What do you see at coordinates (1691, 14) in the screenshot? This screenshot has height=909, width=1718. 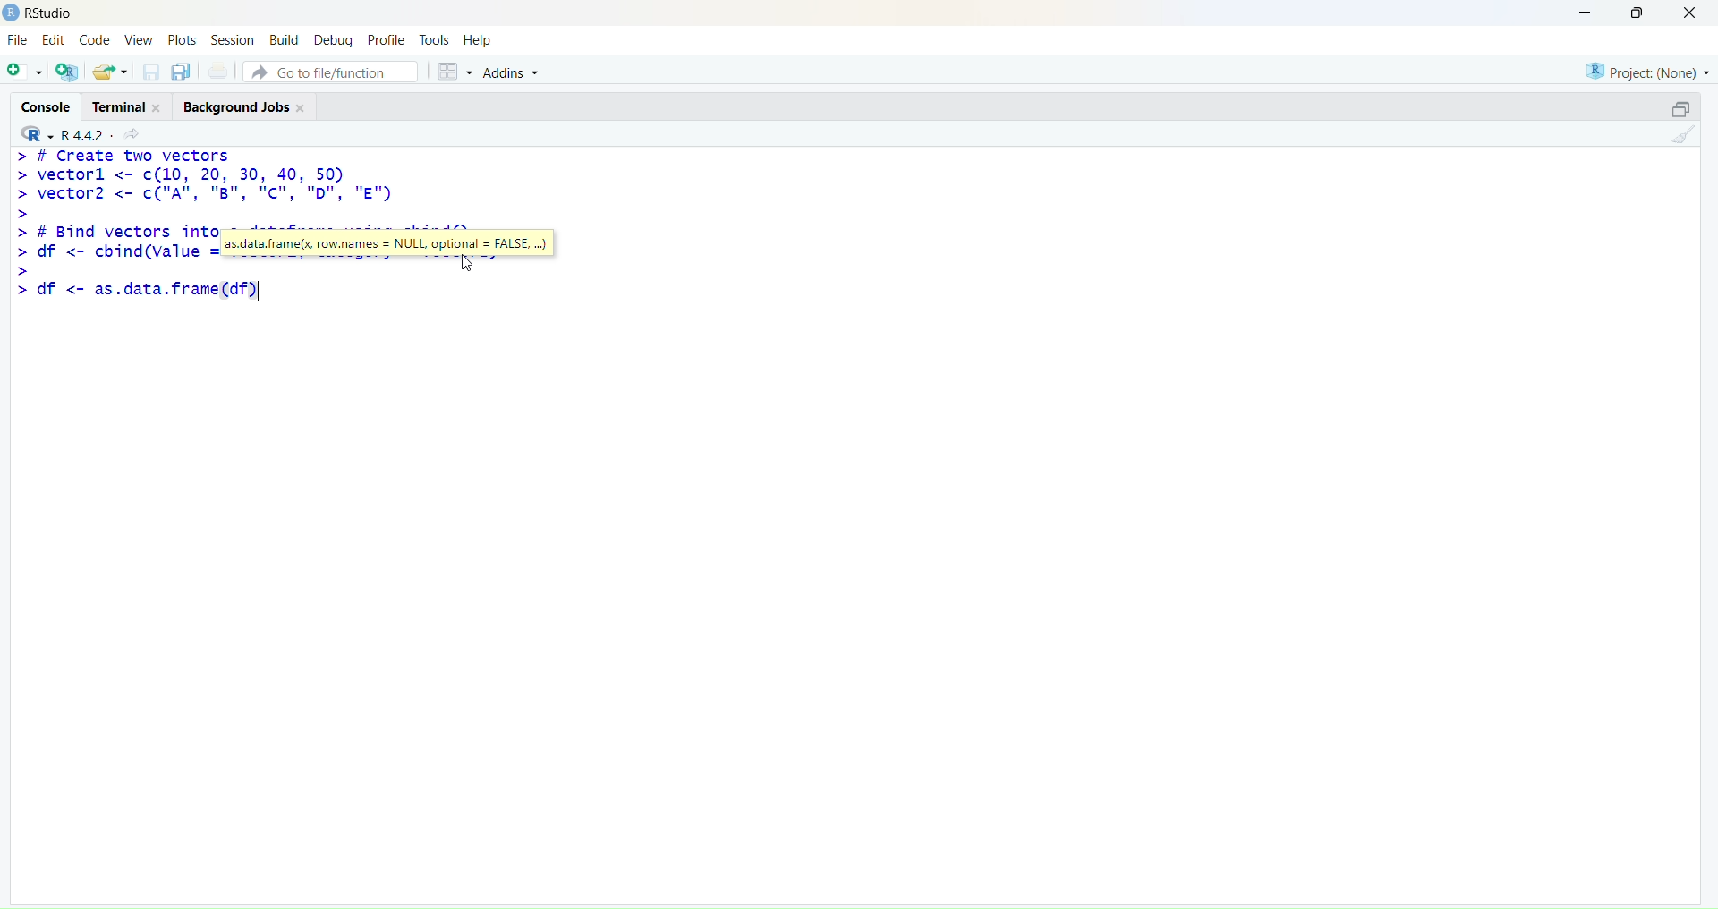 I see `Close` at bounding box center [1691, 14].